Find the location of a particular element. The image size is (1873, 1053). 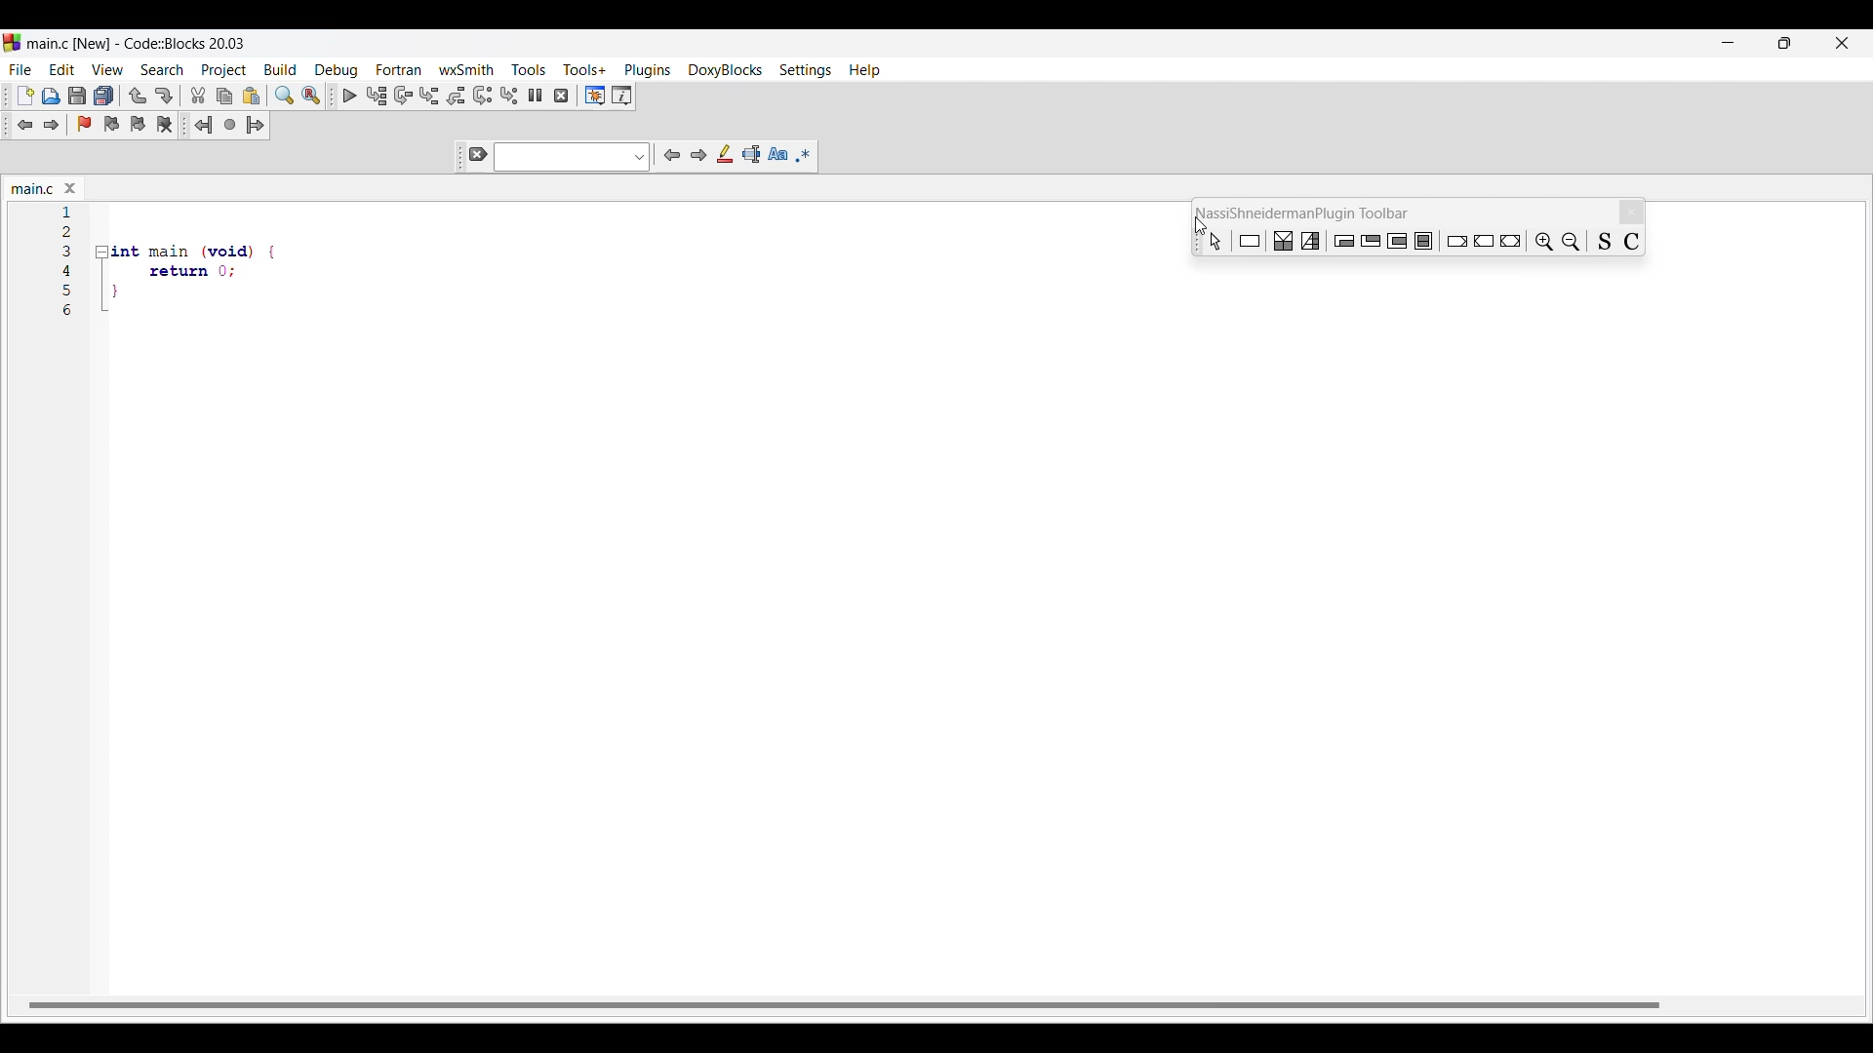

Redo is located at coordinates (164, 96).